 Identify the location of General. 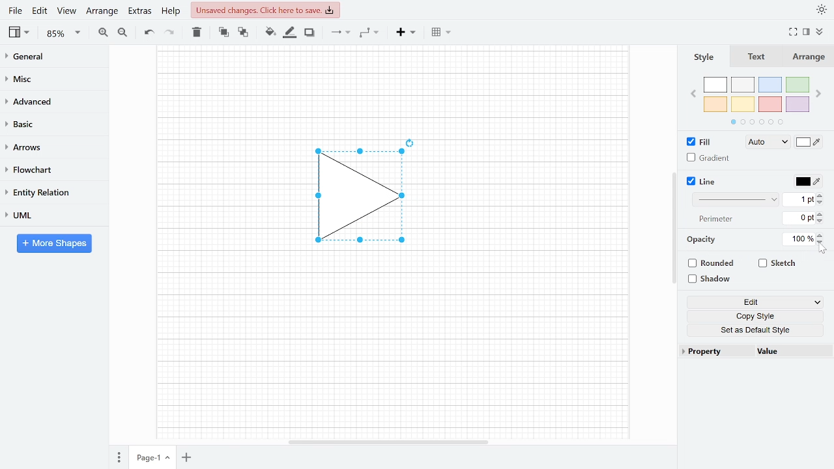
(50, 58).